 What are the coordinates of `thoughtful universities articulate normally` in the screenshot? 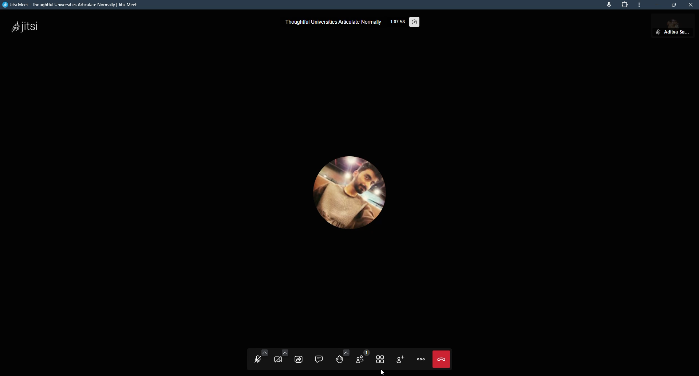 It's located at (331, 23).